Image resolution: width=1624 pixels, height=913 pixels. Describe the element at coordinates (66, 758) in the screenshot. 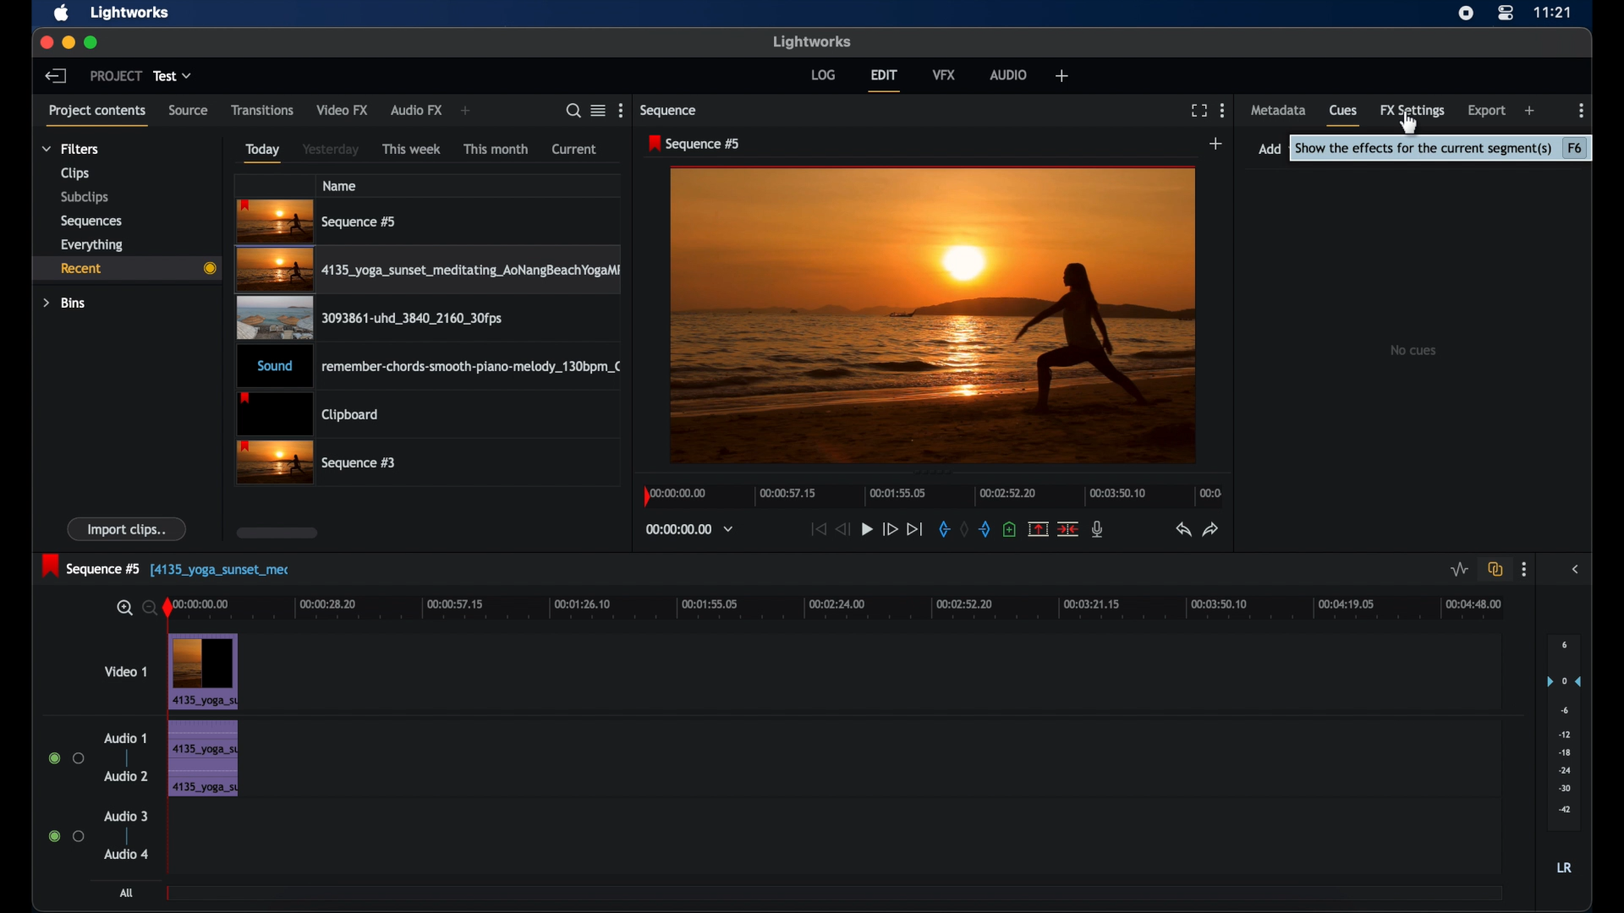

I see `radio button` at that location.